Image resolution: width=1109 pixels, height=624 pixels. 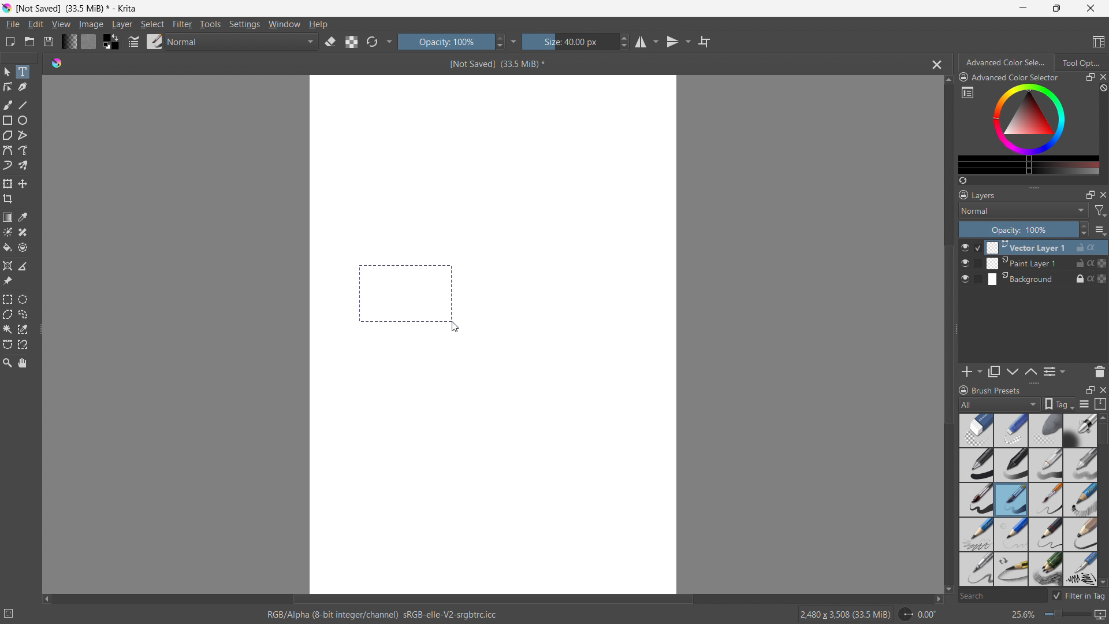 I want to click on view, so click(x=61, y=24).